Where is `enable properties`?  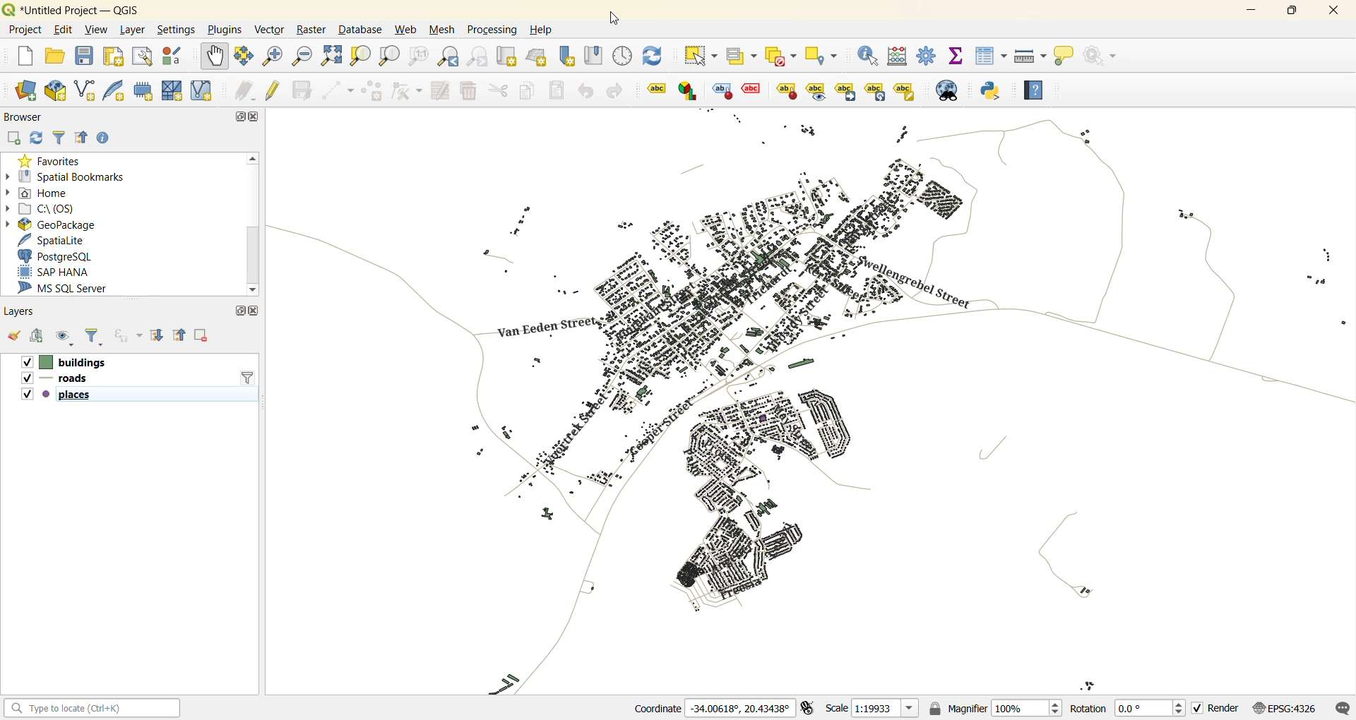
enable properties is located at coordinates (105, 138).